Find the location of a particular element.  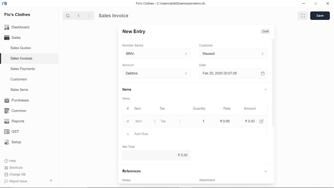

Amount is located at coordinates (250, 109).